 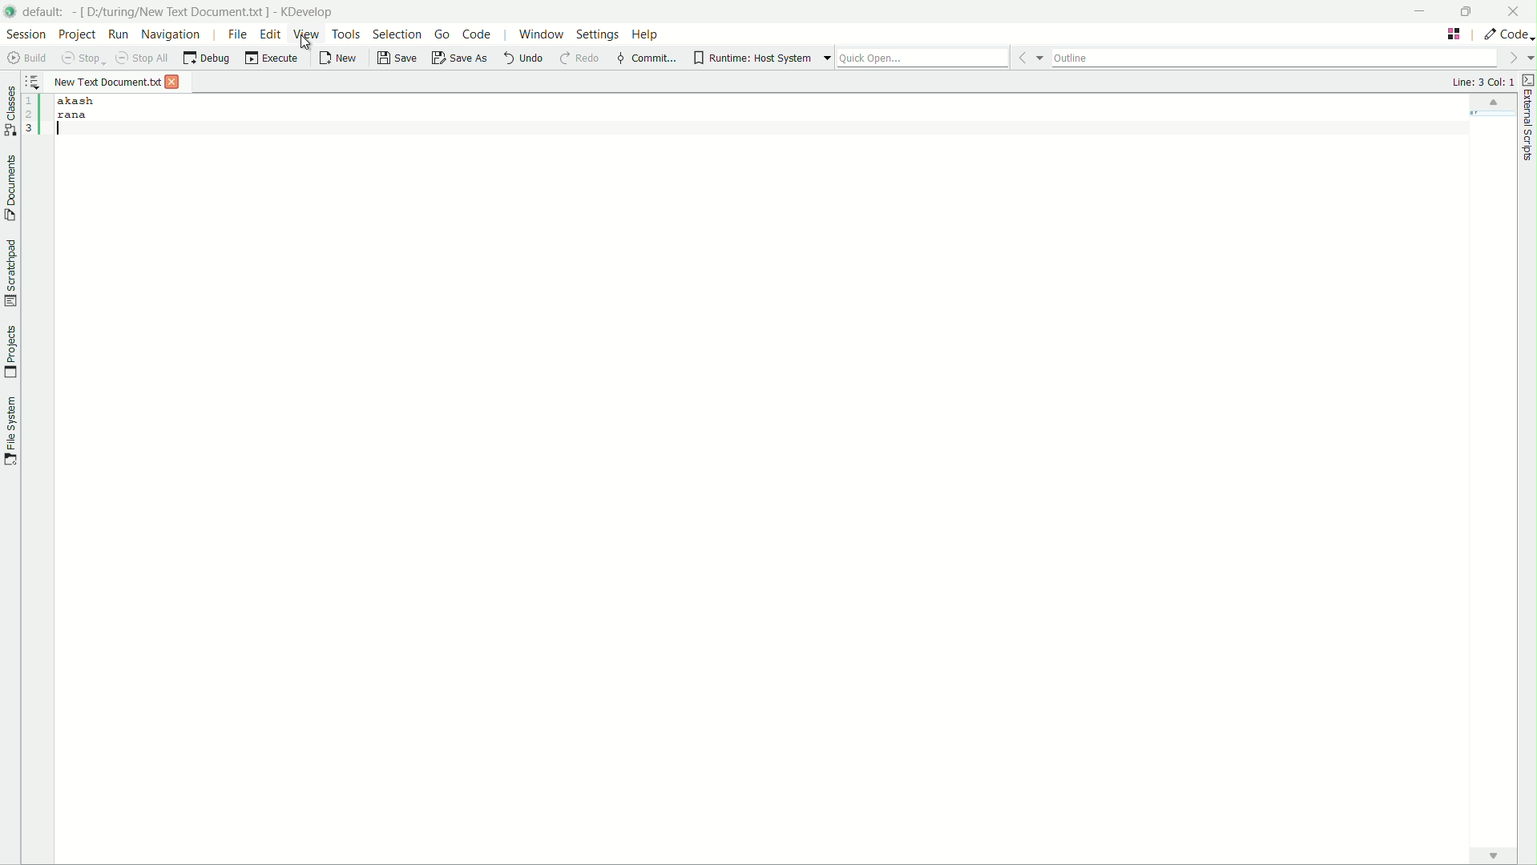 What do you see at coordinates (26, 34) in the screenshot?
I see `session menu` at bounding box center [26, 34].